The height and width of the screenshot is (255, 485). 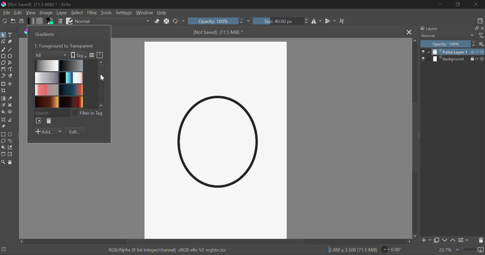 I want to click on Scroll Bar, so click(x=414, y=139).